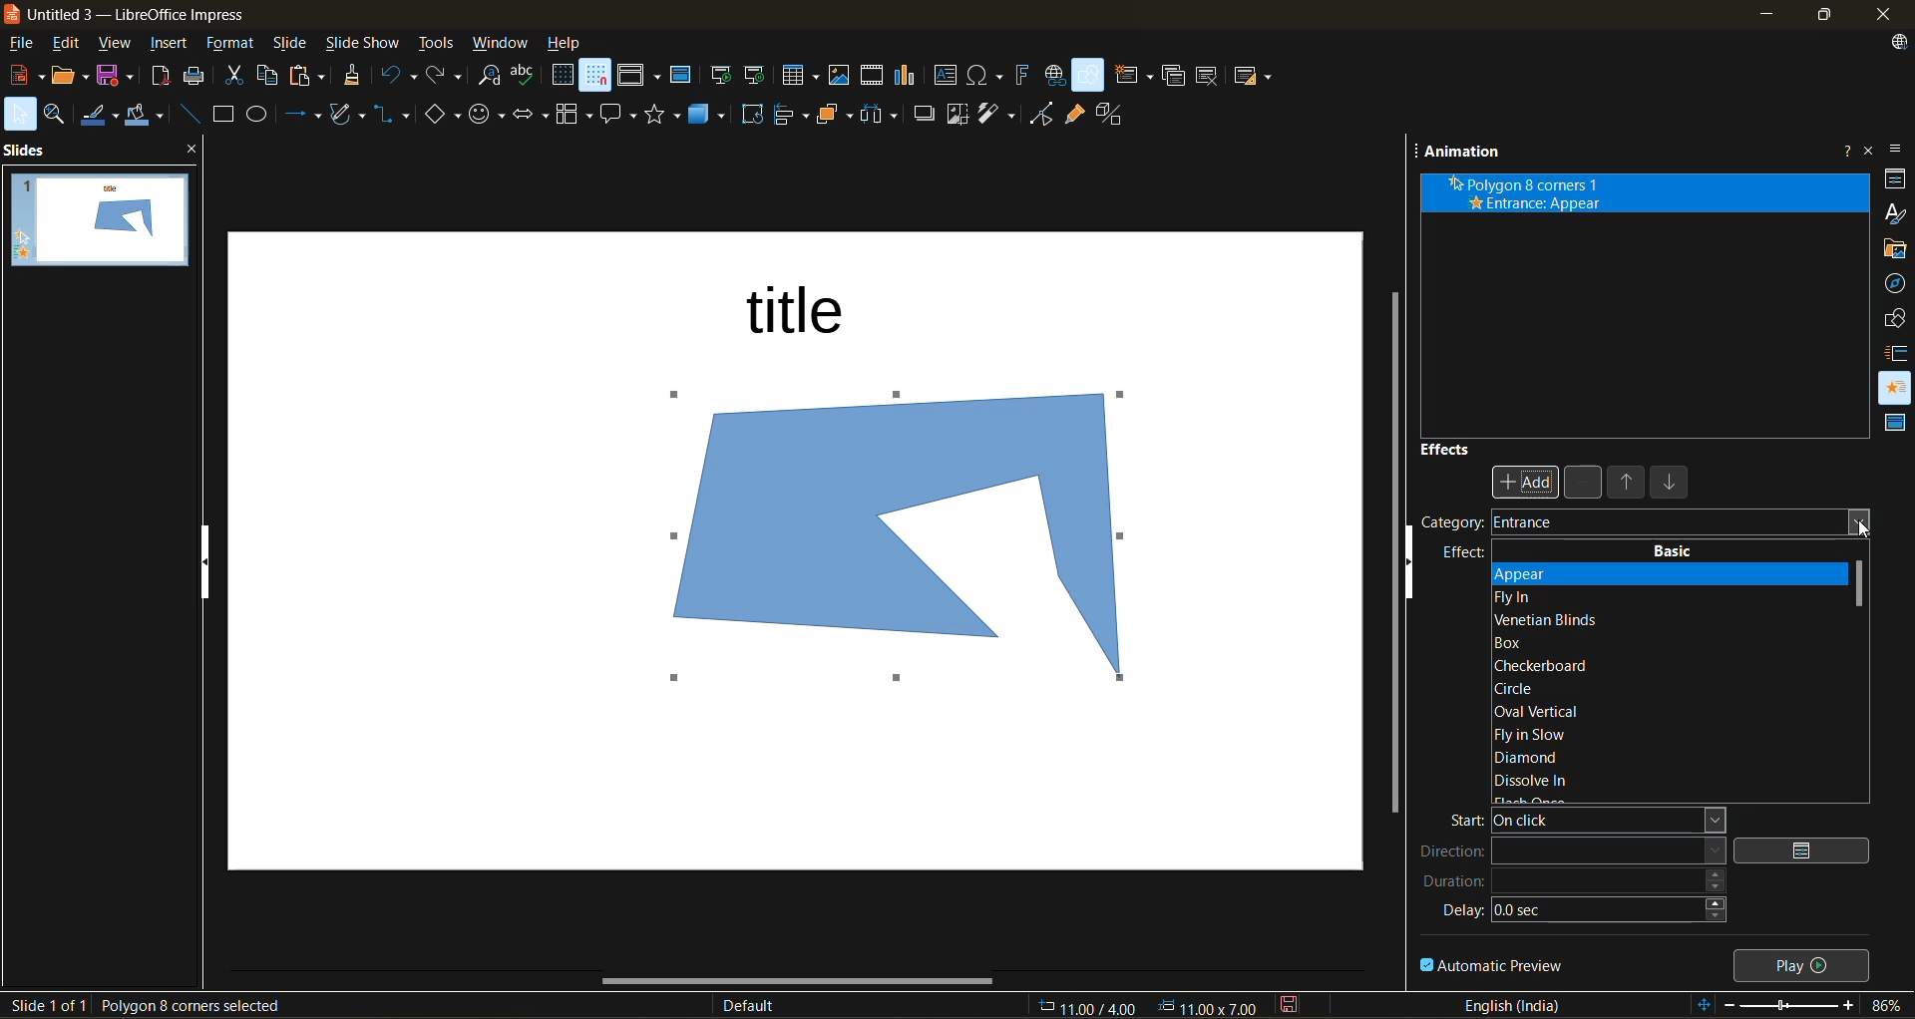 The image size is (1915, 1019). I want to click on undo, so click(398, 76).